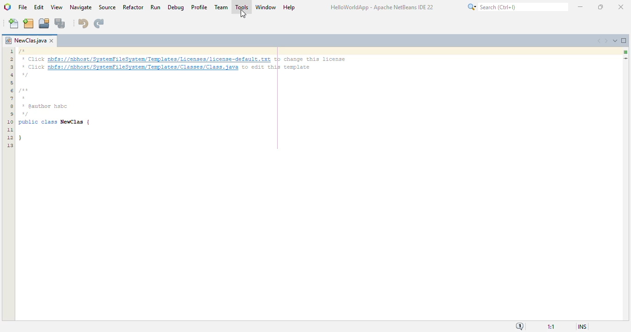  What do you see at coordinates (221, 7) in the screenshot?
I see `team` at bounding box center [221, 7].